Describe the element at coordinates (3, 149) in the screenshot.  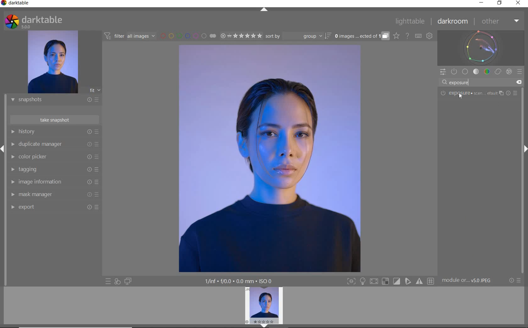
I see `Expand/Collapse` at that location.